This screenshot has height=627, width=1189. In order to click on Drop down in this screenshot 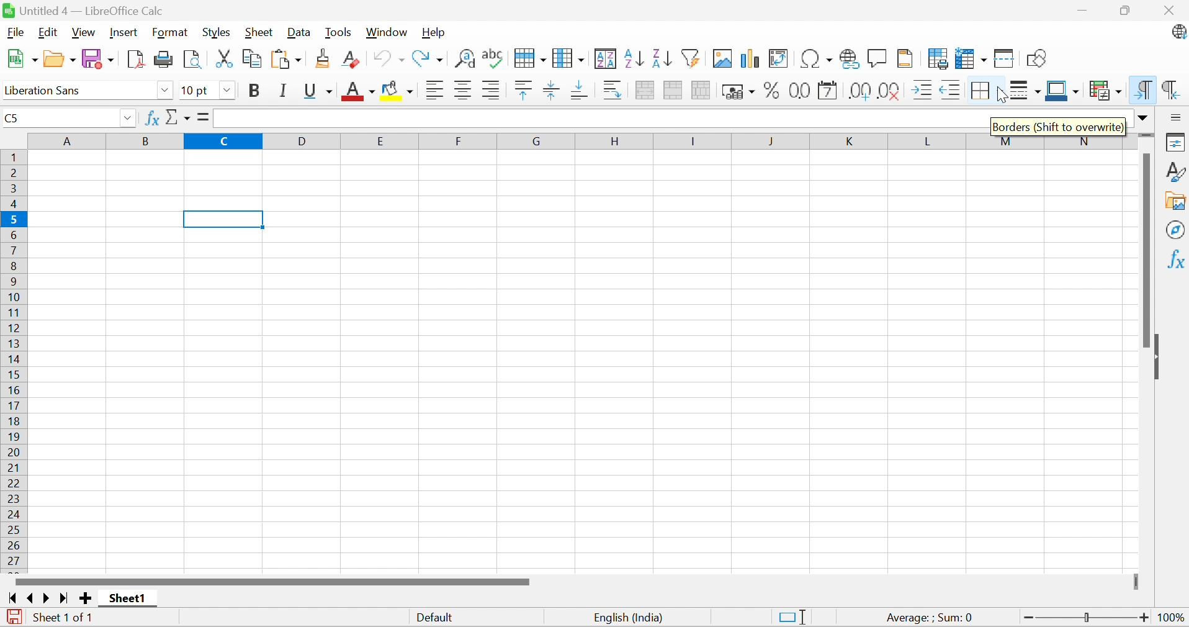, I will do `click(165, 91)`.